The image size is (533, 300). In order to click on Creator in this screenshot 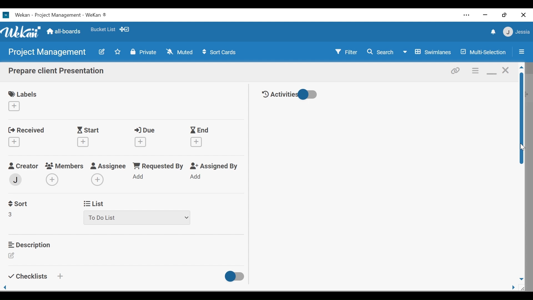, I will do `click(22, 166)`.